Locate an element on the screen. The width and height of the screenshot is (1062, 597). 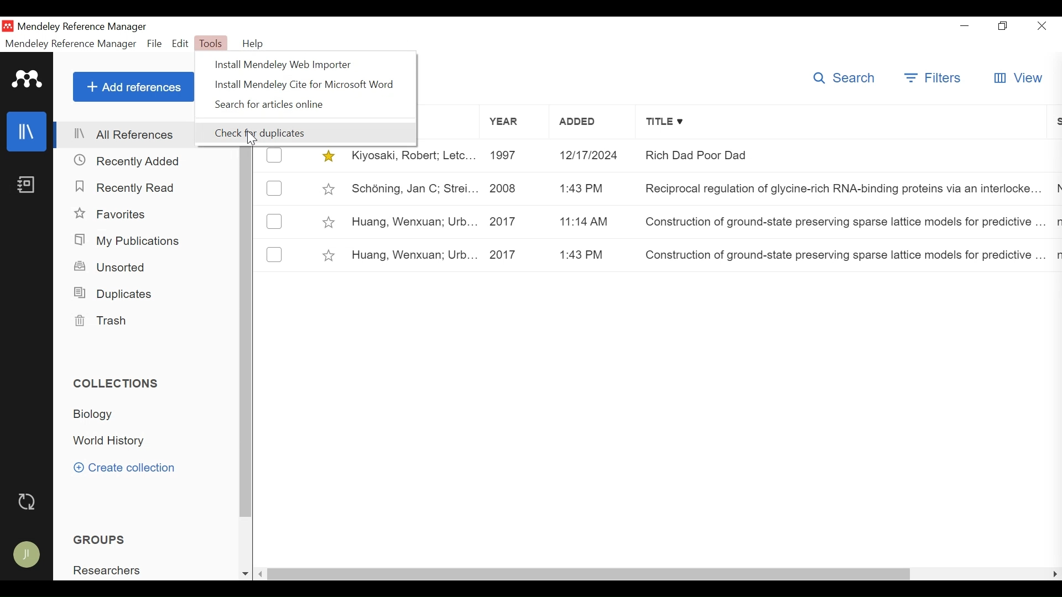
12/17/2014 is located at coordinates (589, 155).